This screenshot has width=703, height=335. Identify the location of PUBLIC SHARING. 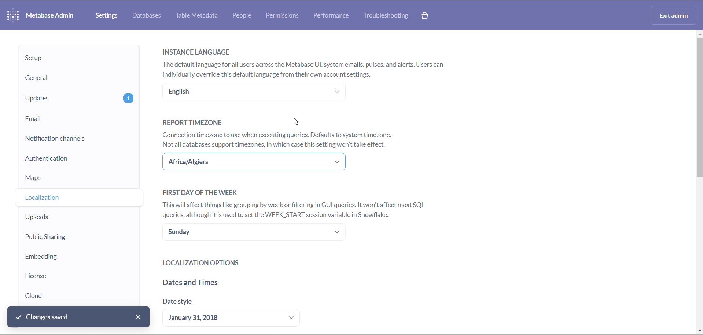
(69, 238).